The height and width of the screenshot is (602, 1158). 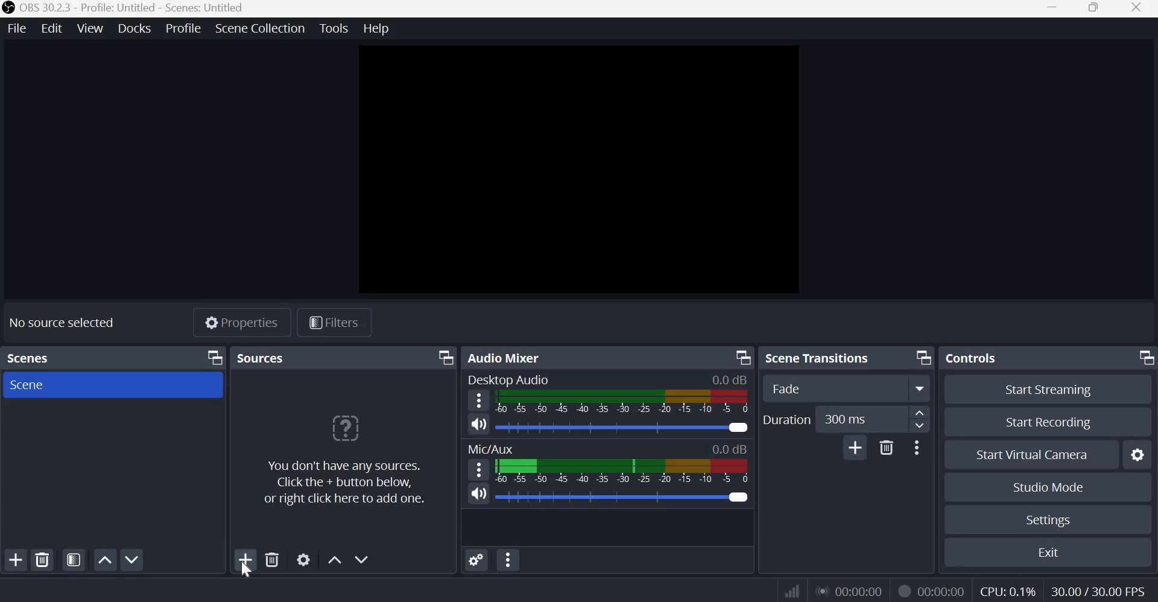 I want to click on Docks, so click(x=134, y=28).